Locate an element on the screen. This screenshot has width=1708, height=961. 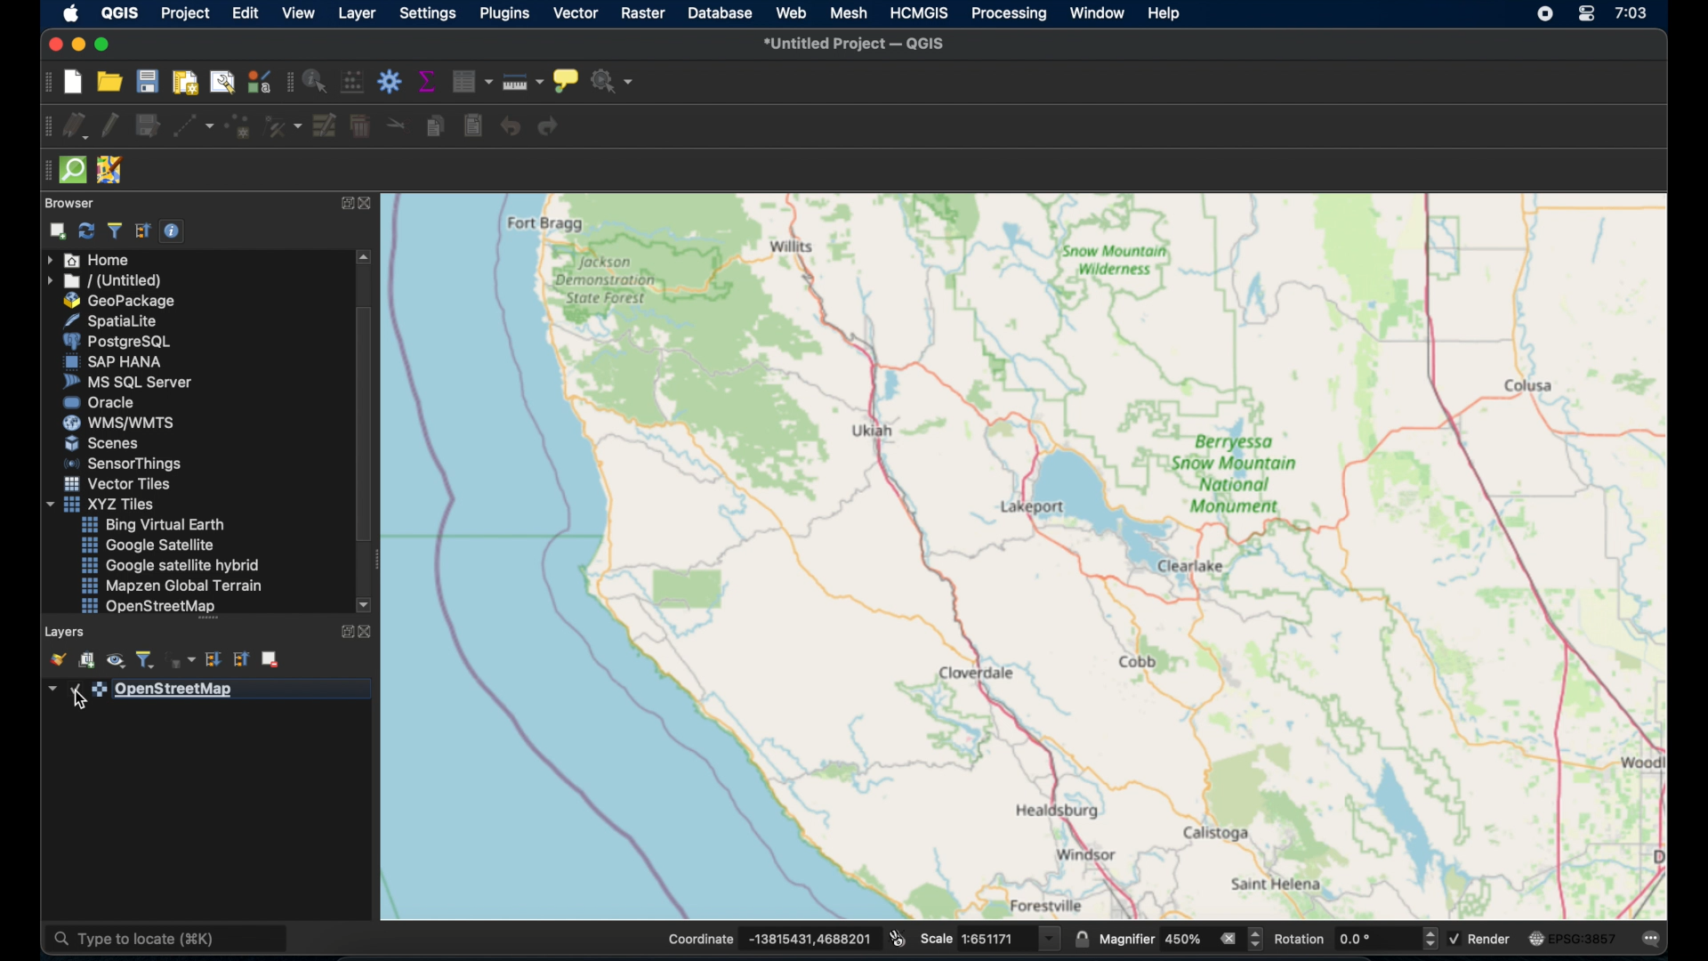
screen recorder icon is located at coordinates (1543, 15).